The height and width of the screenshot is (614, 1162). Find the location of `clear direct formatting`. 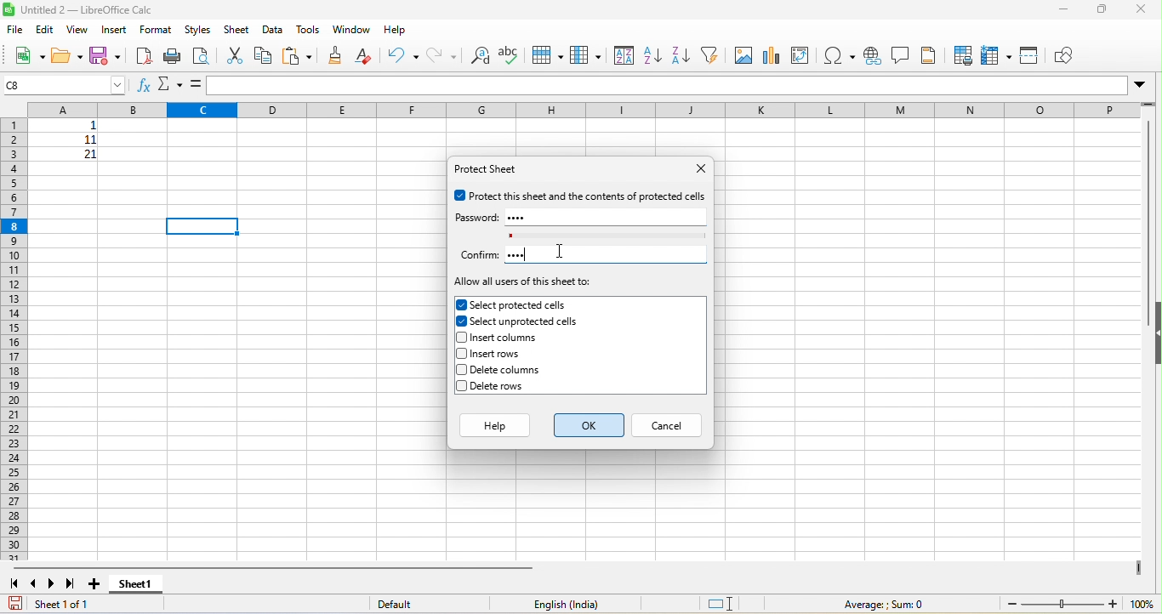

clear direct formatting is located at coordinates (367, 56).